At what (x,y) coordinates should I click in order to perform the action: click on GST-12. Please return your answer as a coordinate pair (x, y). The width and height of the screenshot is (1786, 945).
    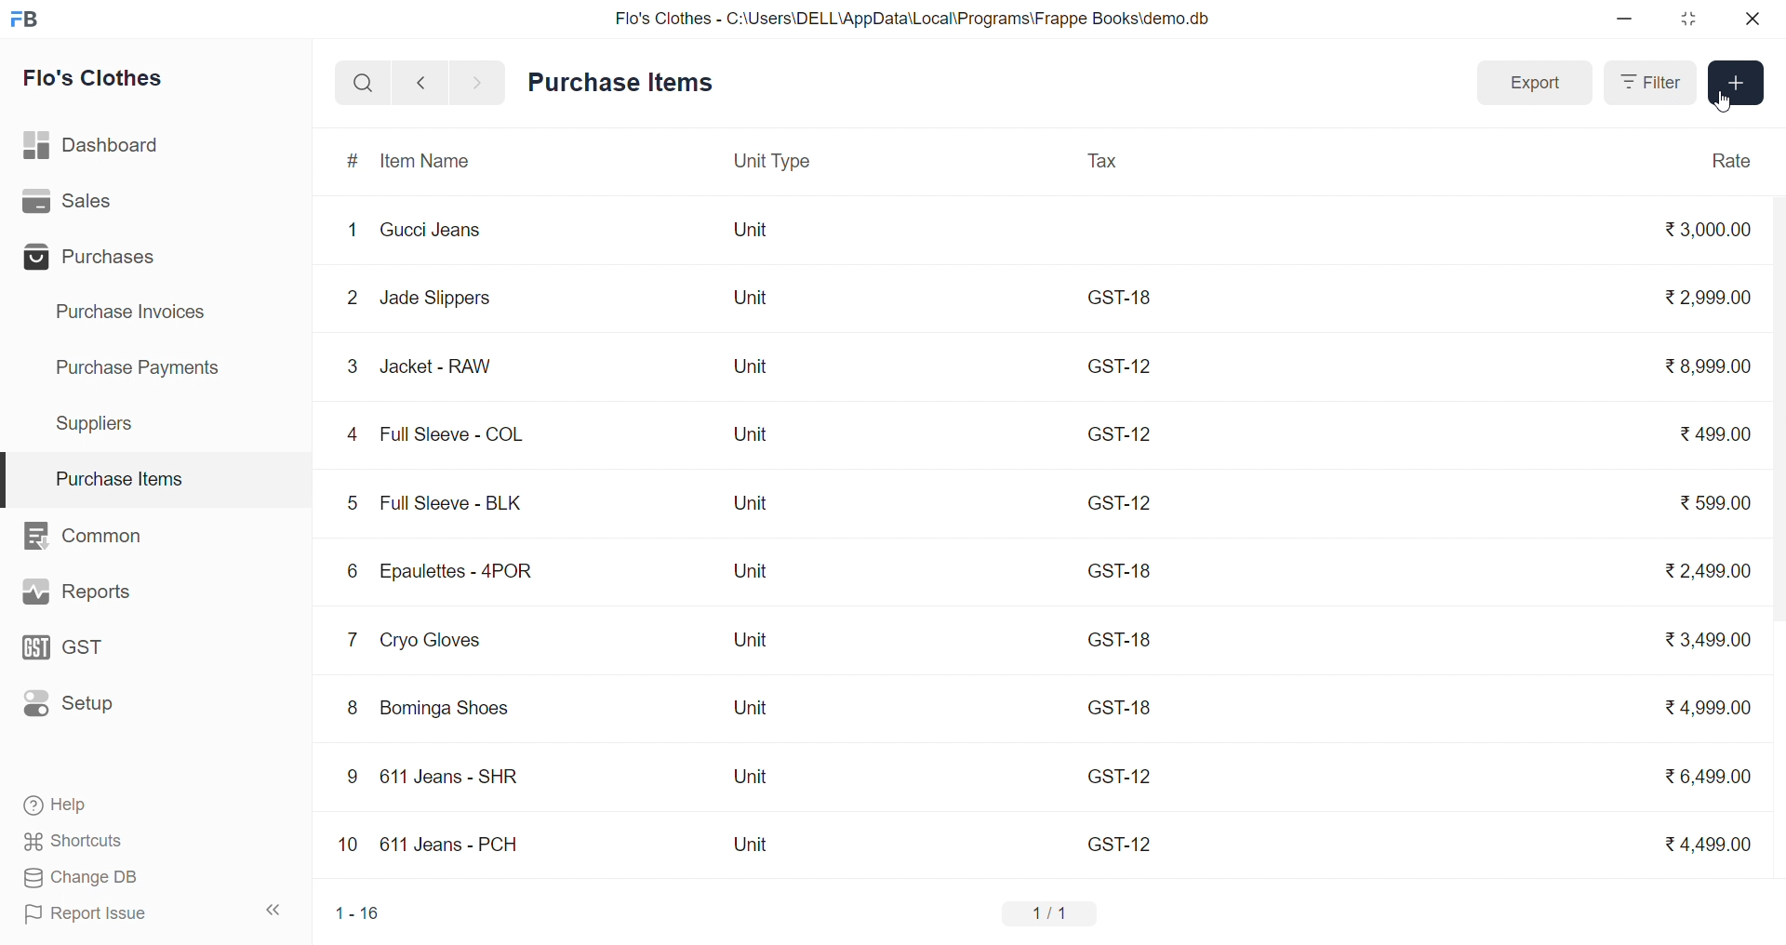
    Looking at the image, I should click on (1120, 504).